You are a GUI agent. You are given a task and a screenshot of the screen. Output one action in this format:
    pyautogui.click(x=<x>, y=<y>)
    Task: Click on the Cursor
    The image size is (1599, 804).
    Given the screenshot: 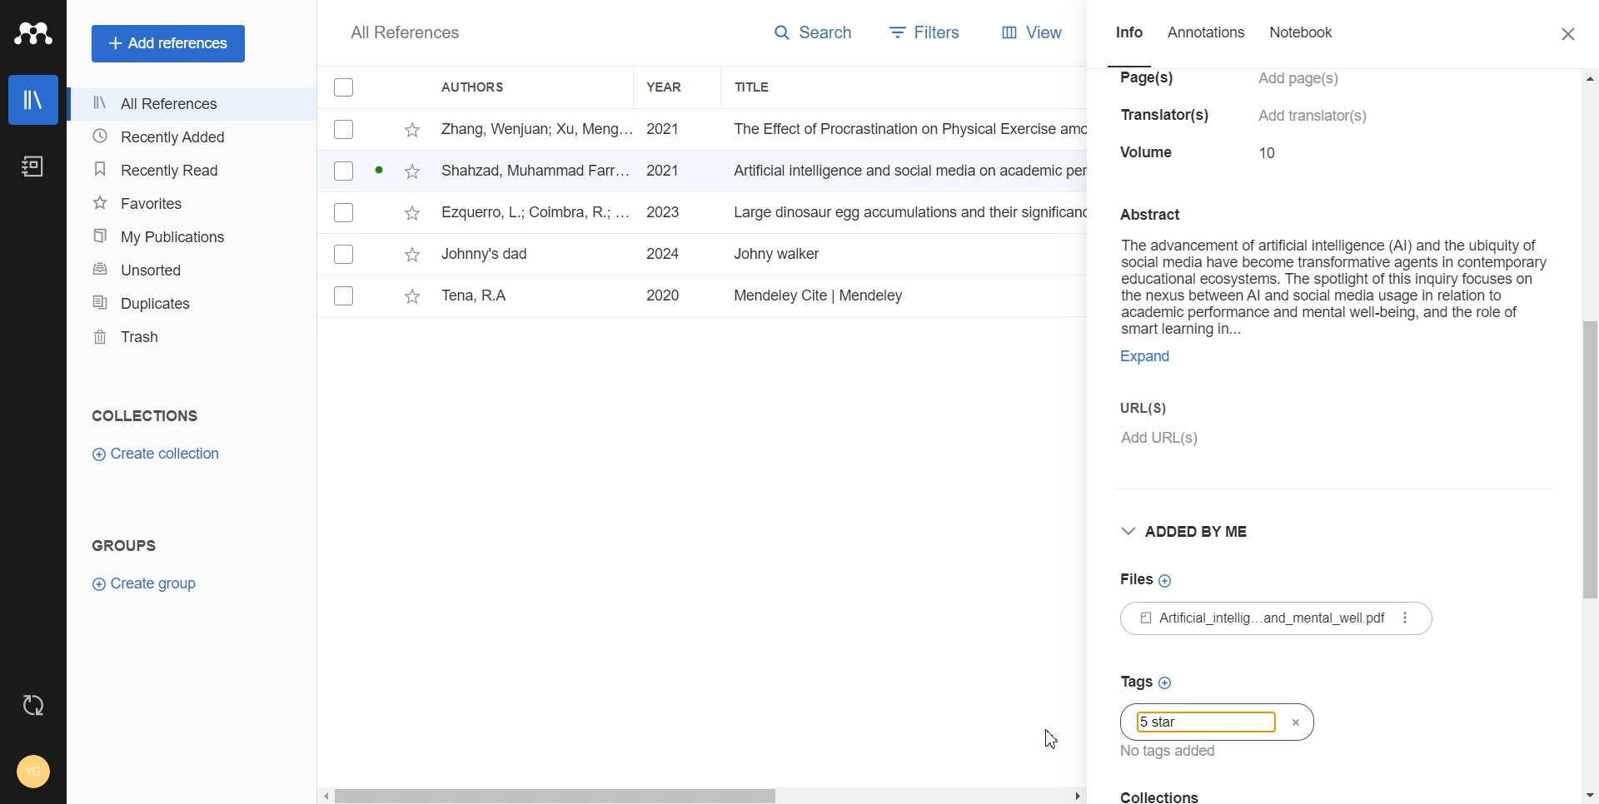 What is the action you would take?
    pyautogui.click(x=1052, y=738)
    